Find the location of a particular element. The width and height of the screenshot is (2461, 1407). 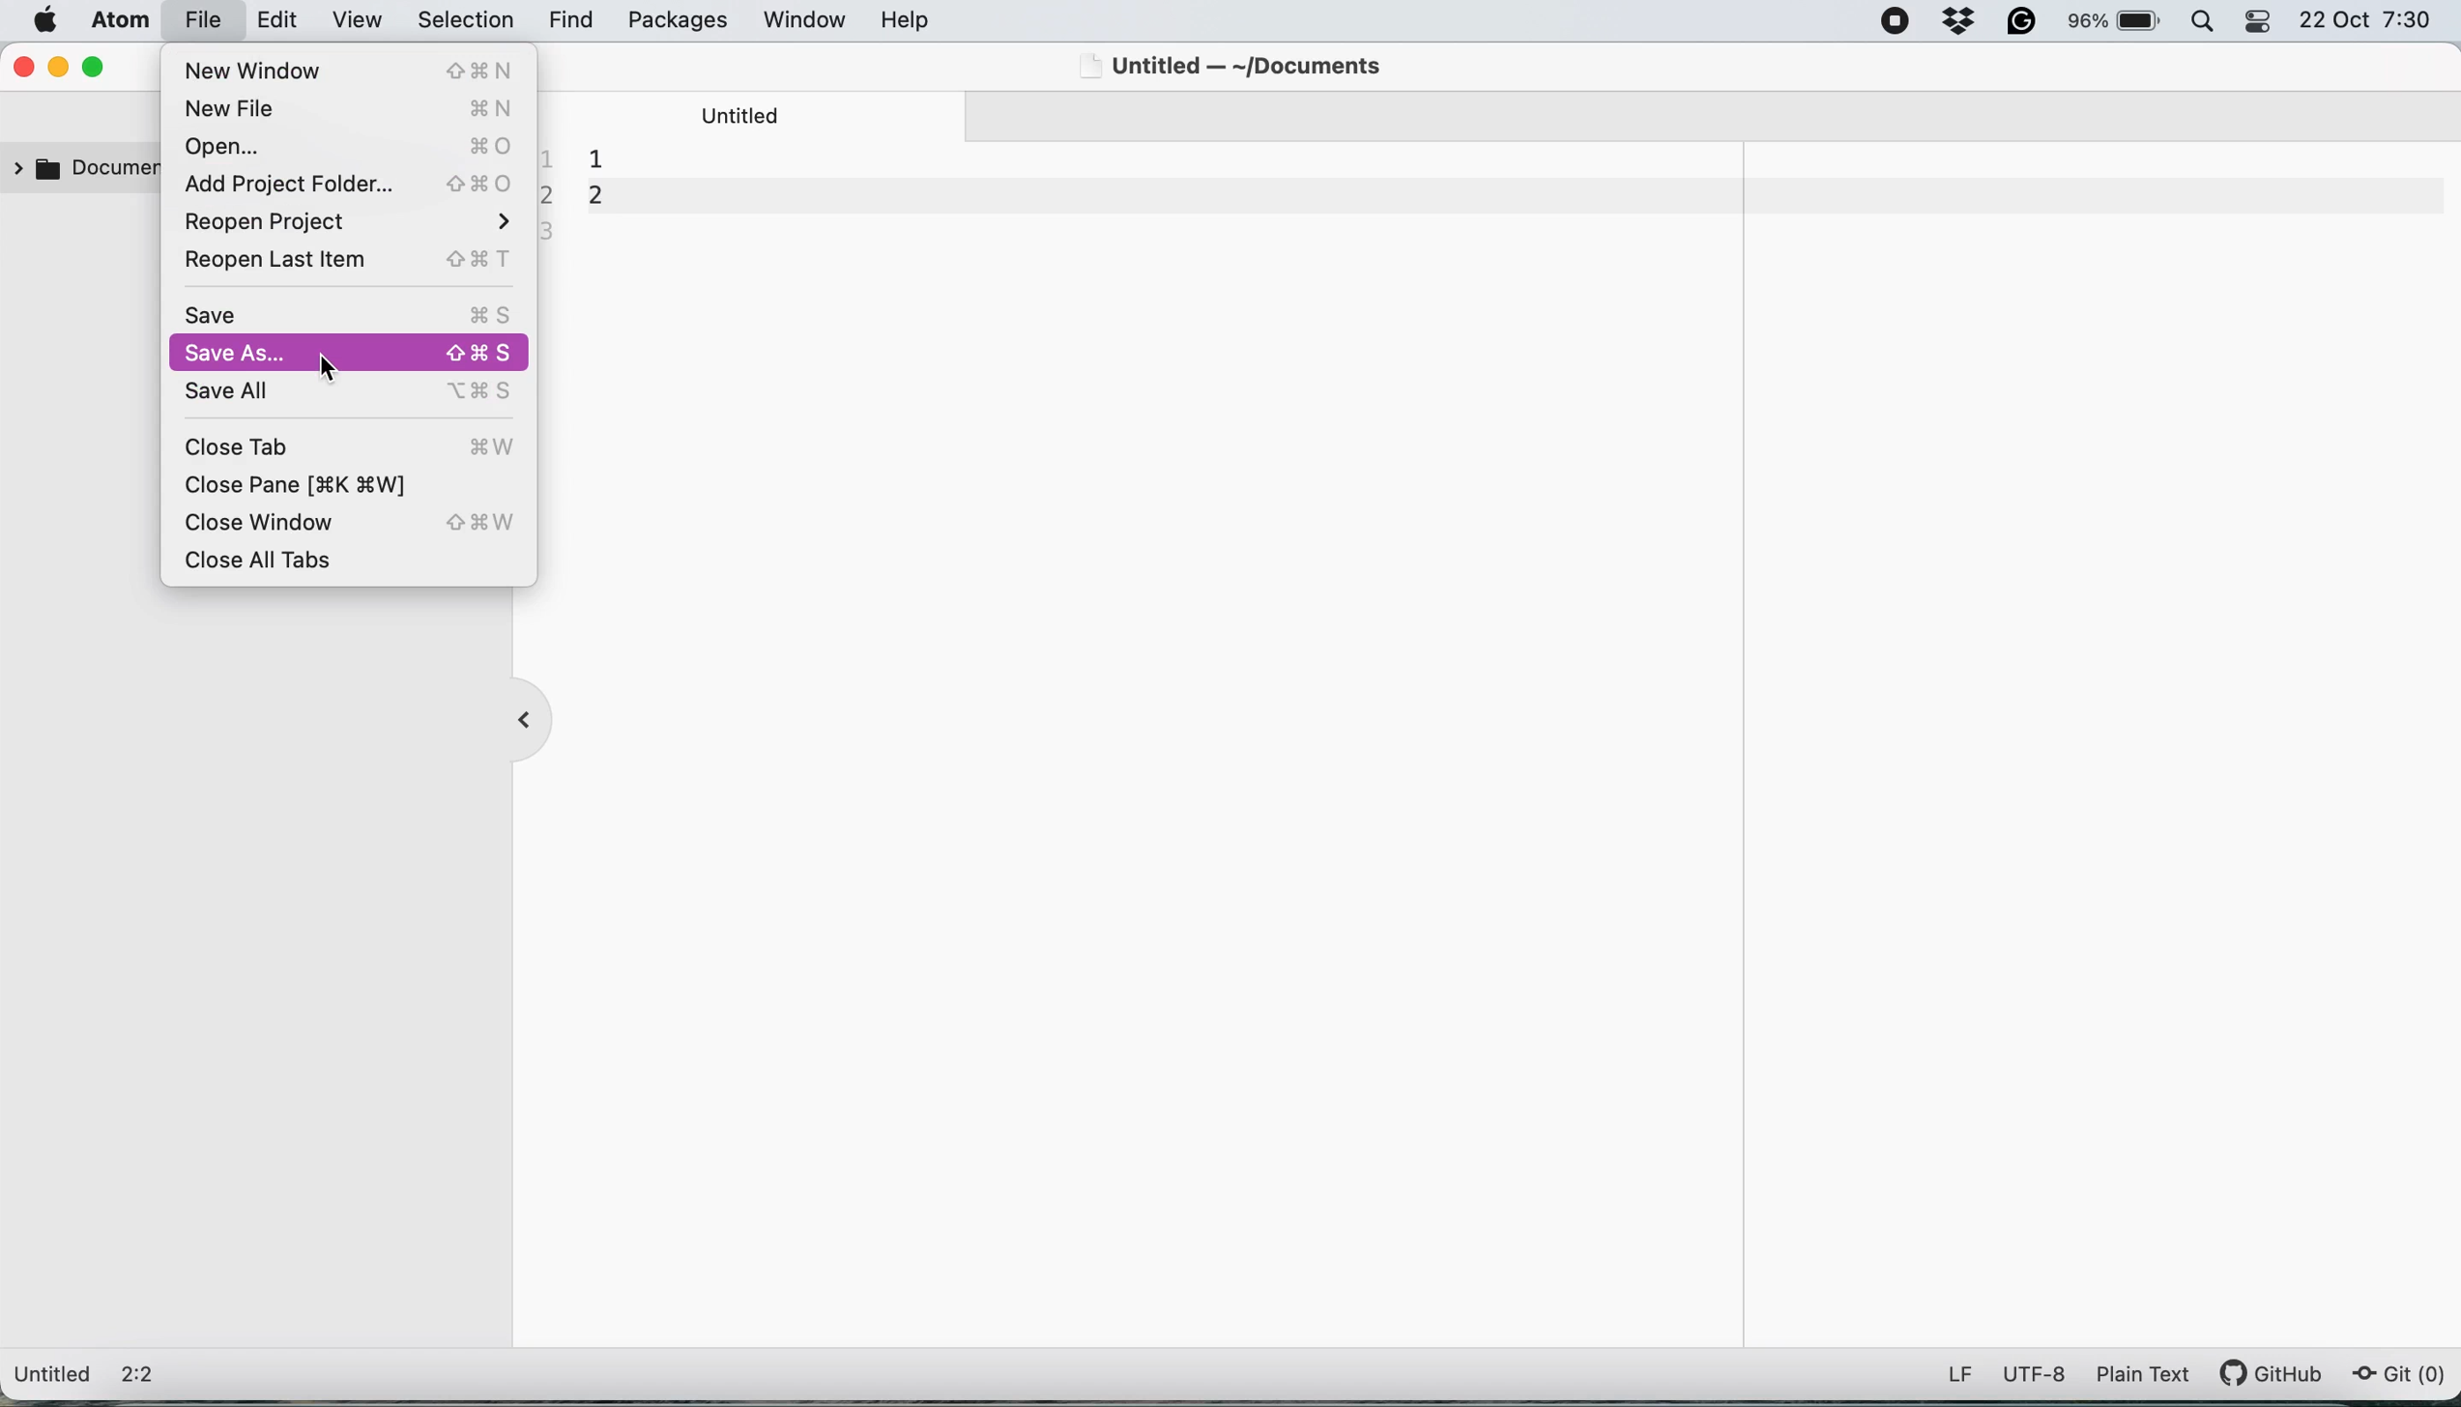

view is located at coordinates (362, 18).